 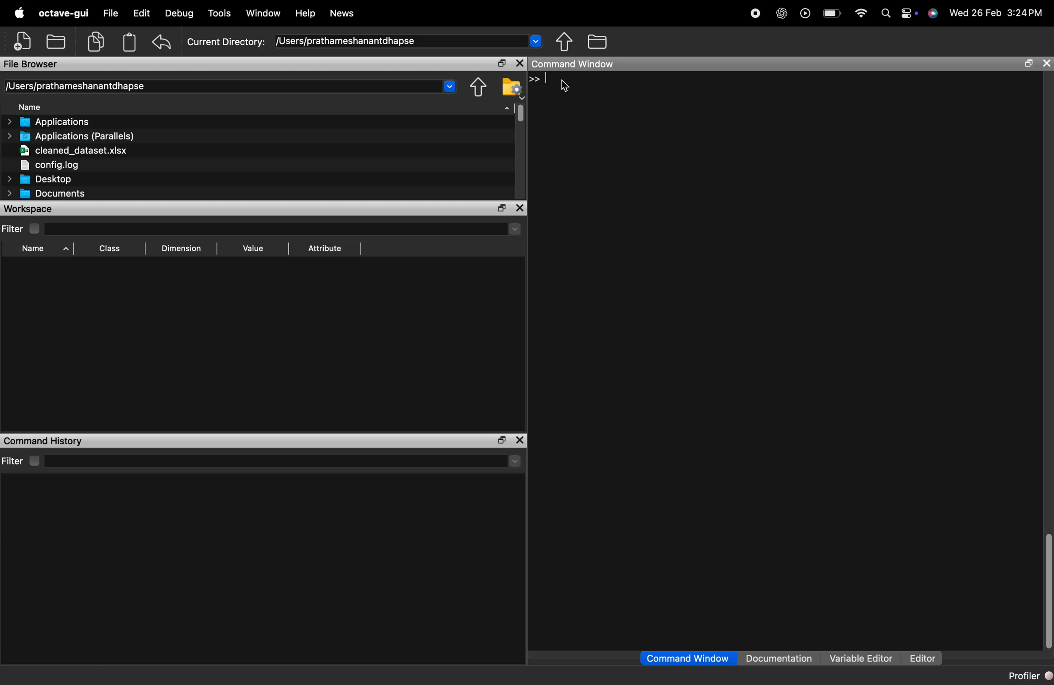 I want to click on Applications (Parallels), so click(x=73, y=136).